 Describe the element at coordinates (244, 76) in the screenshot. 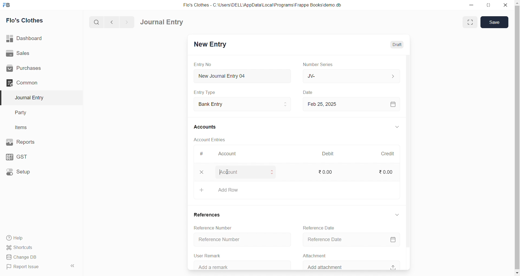

I see `New Journal Entry 04` at that location.